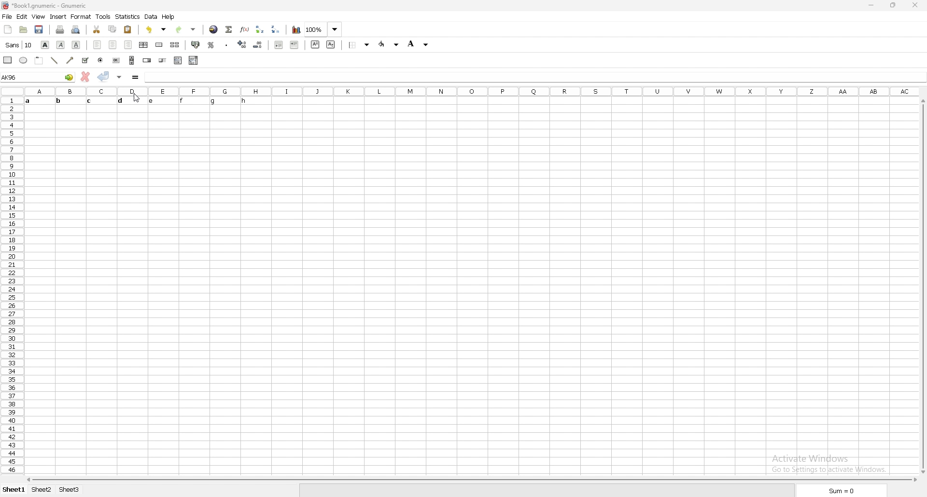  Describe the element at coordinates (101, 61) in the screenshot. I see `radio button` at that location.